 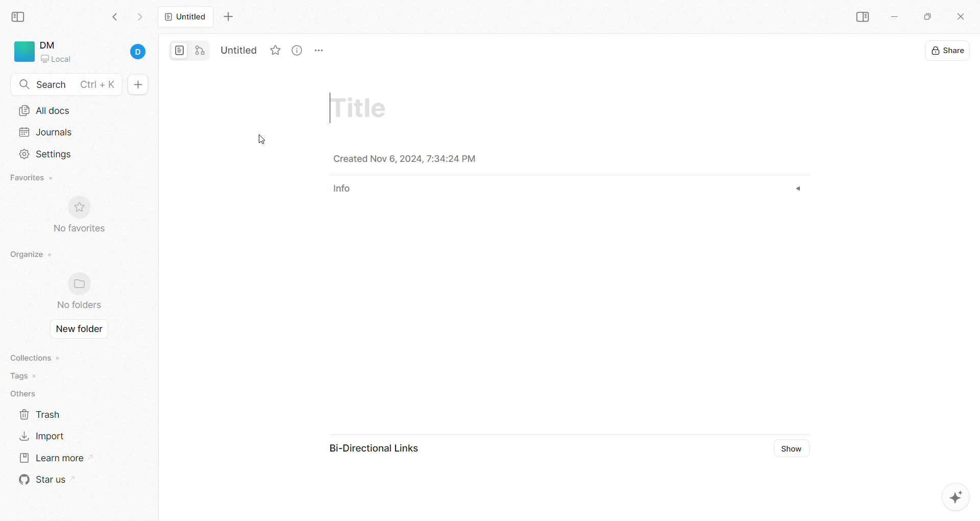 What do you see at coordinates (43, 480) in the screenshot?
I see `star us` at bounding box center [43, 480].